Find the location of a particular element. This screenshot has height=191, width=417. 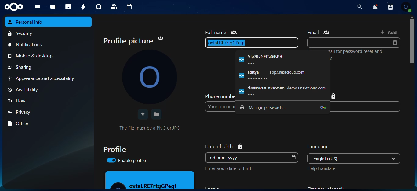

delete is located at coordinates (394, 43).